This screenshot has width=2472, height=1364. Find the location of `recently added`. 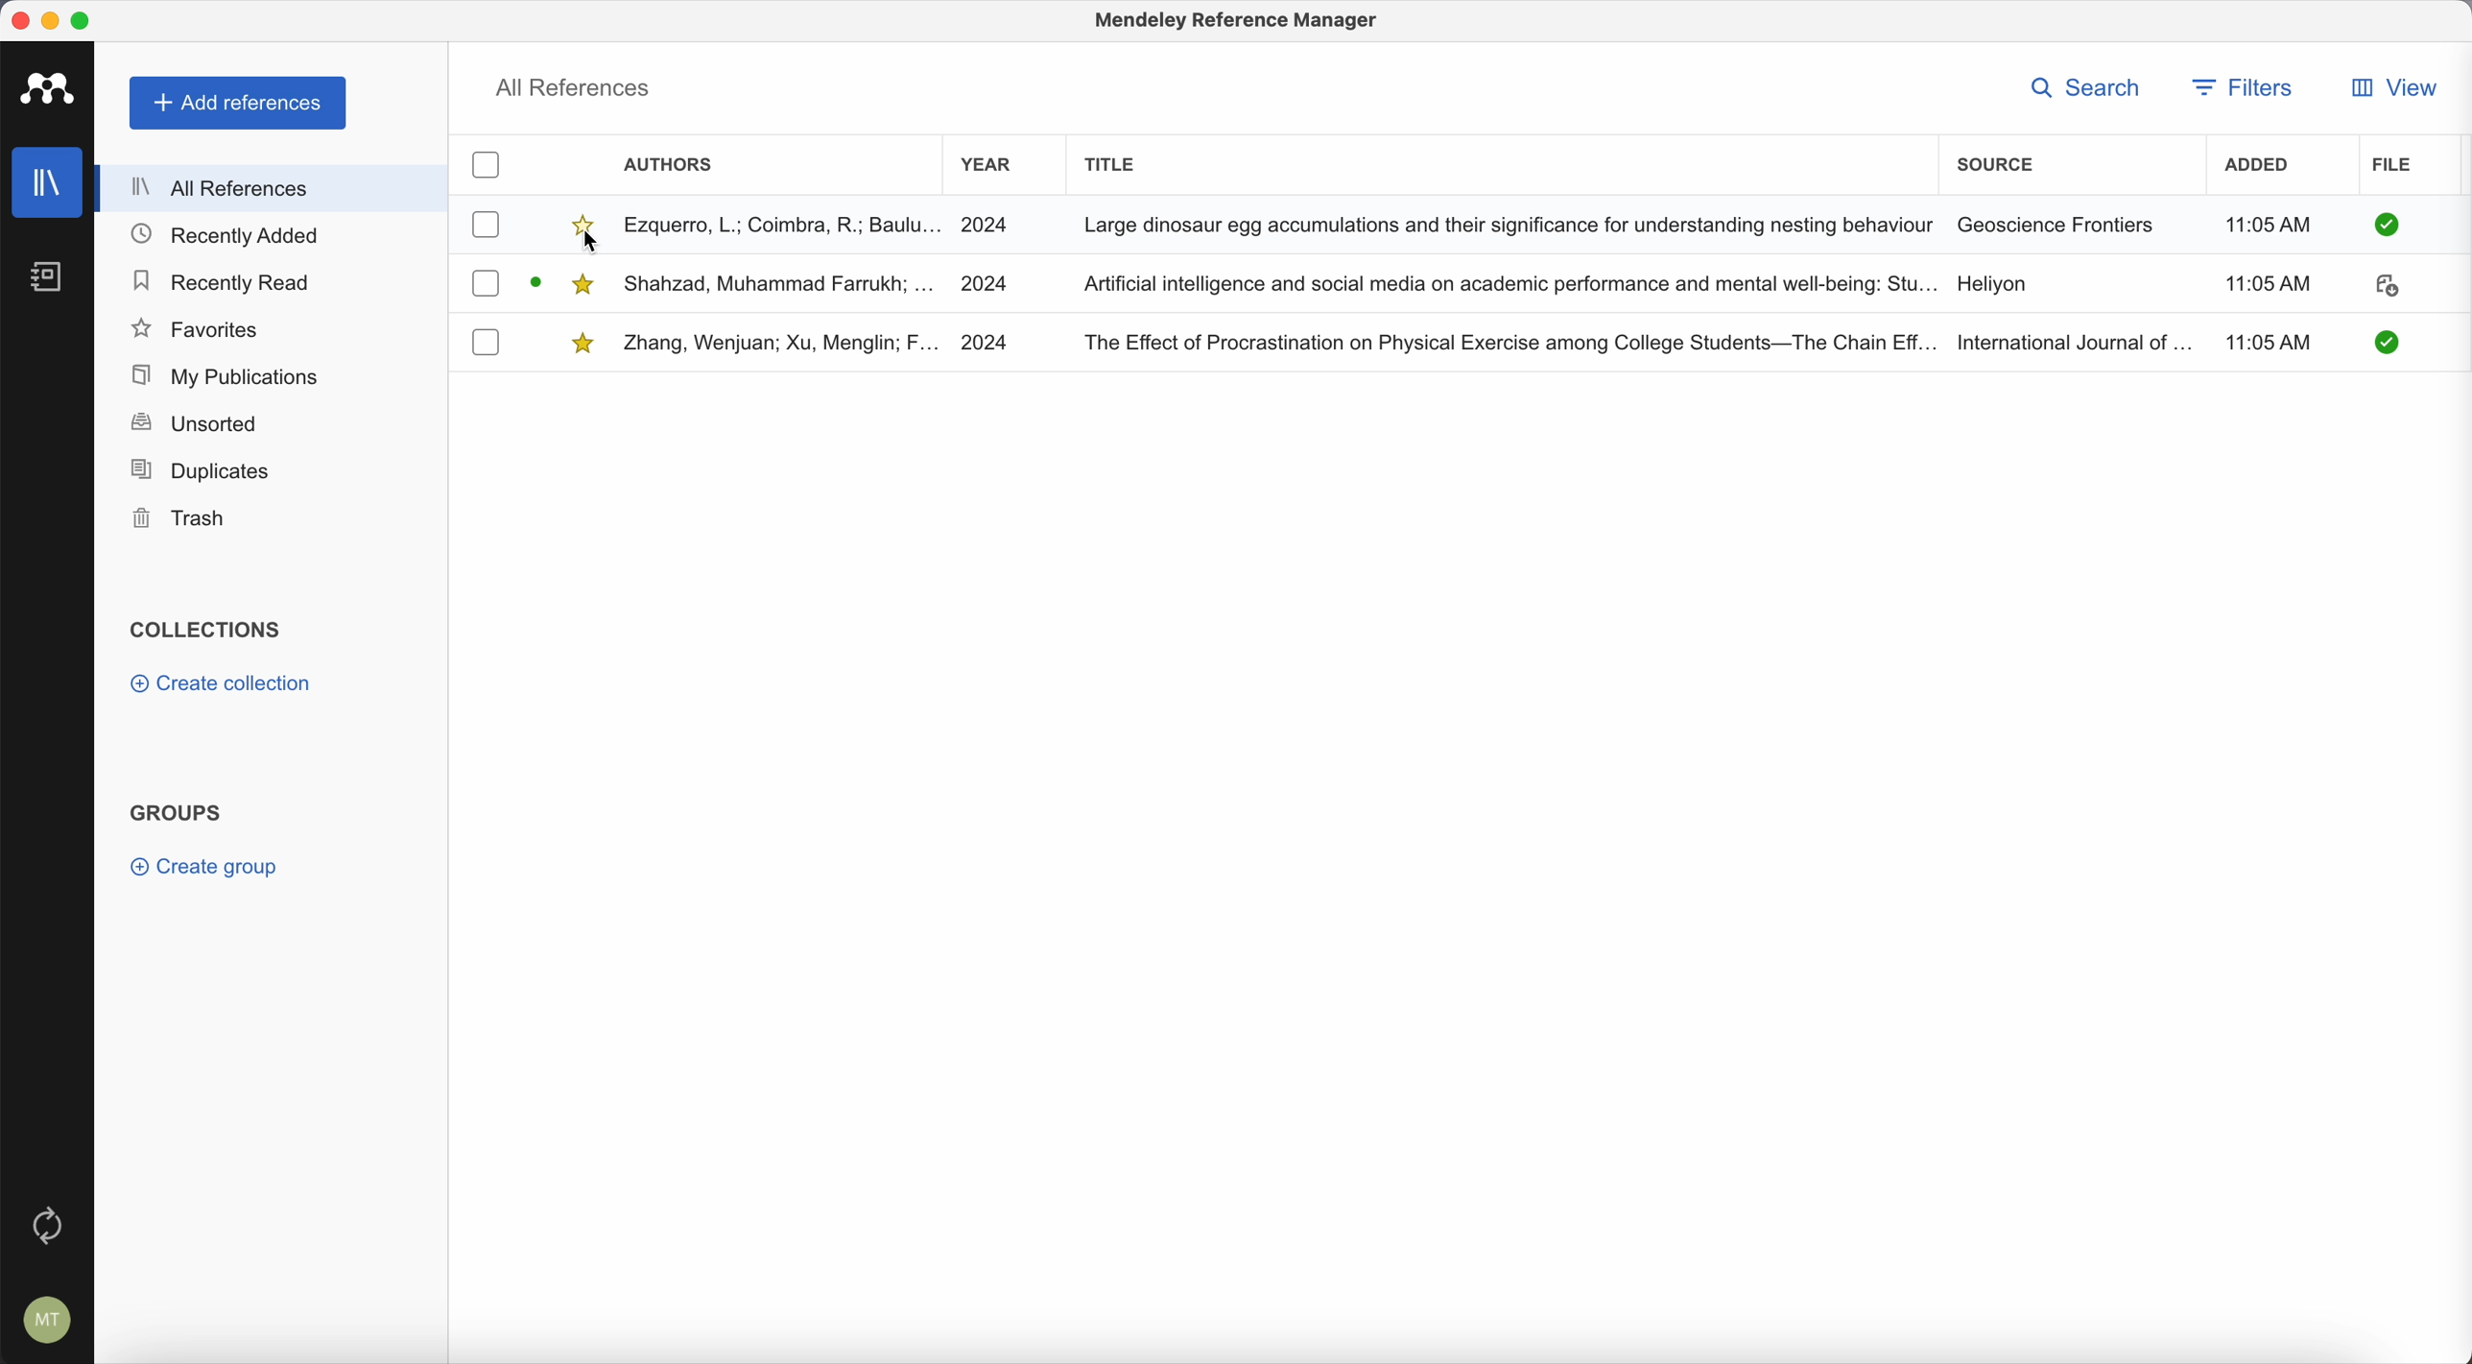

recently added is located at coordinates (233, 236).